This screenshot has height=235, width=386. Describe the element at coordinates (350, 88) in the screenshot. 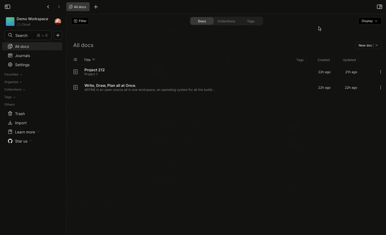

I see `22h ago` at that location.